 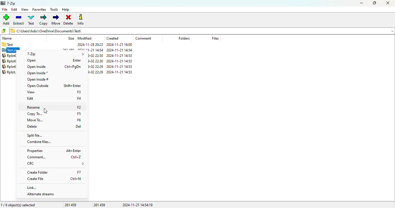 What do you see at coordinates (100, 205) in the screenshot?
I see `261 459` at bounding box center [100, 205].